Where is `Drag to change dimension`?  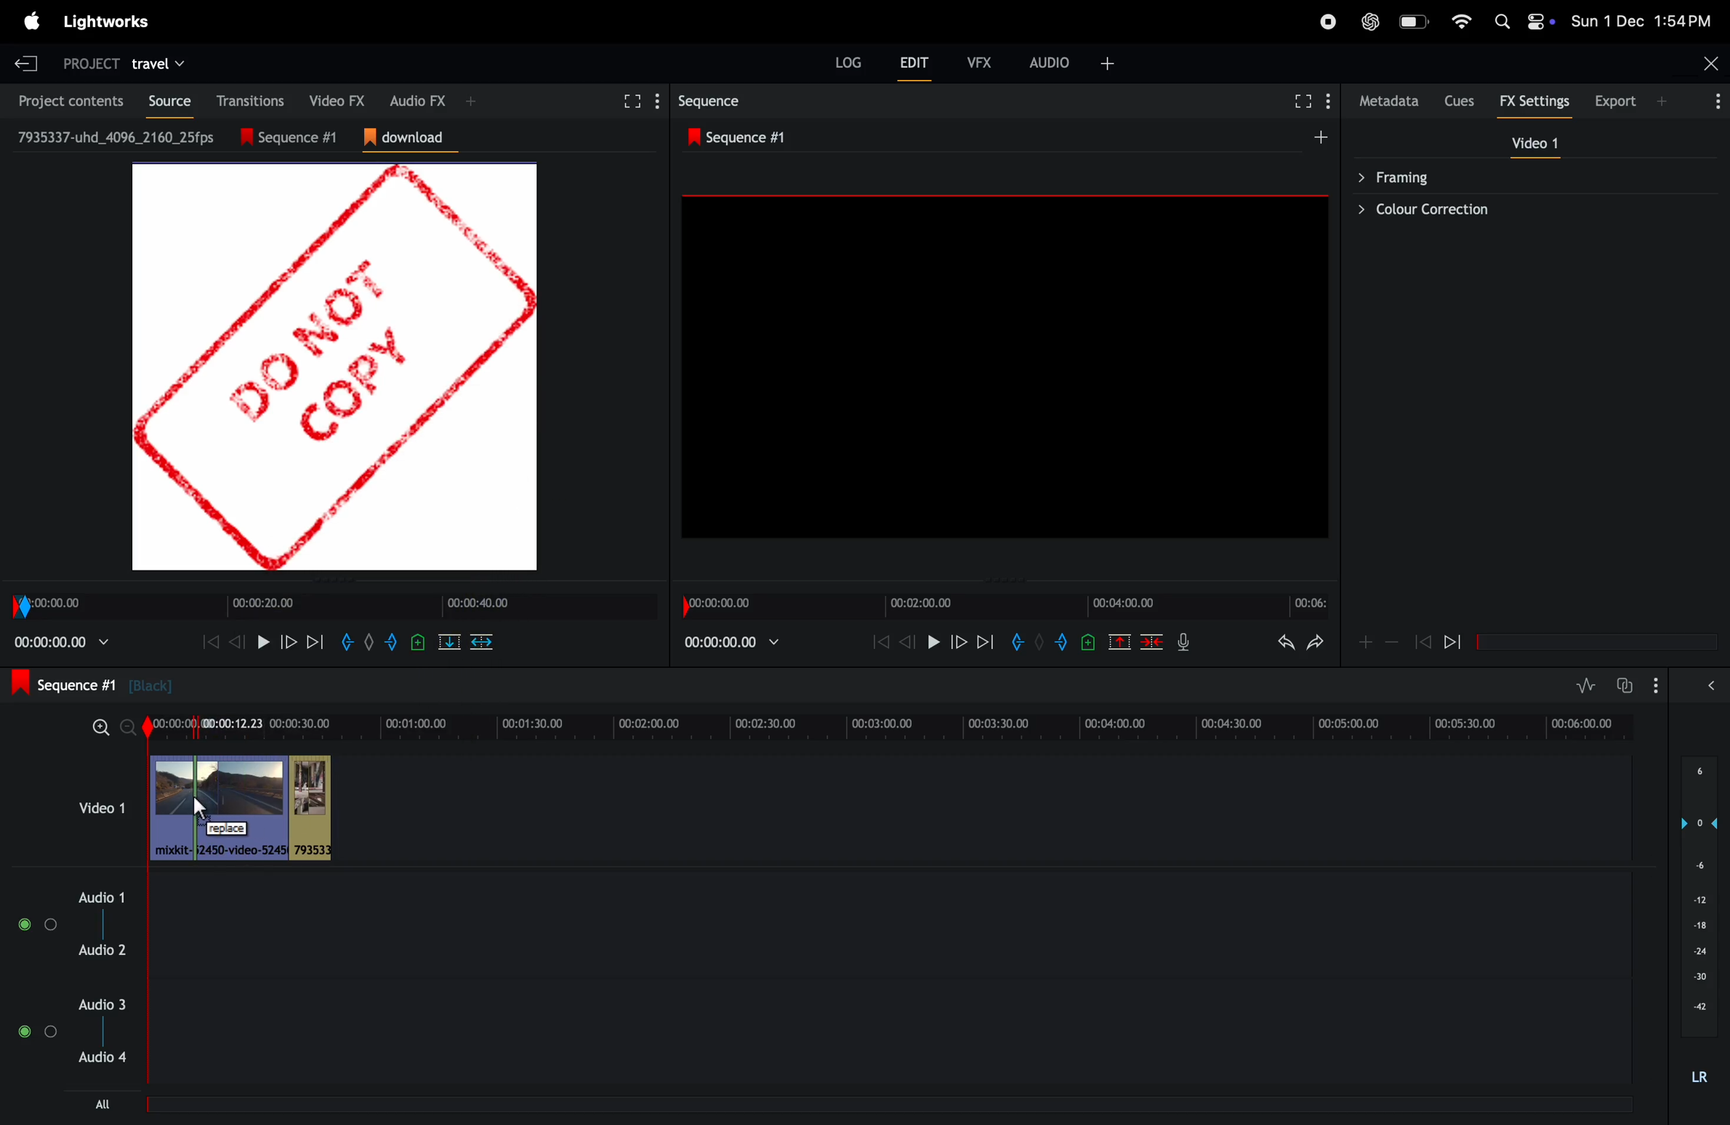 Drag to change dimension is located at coordinates (338, 580).